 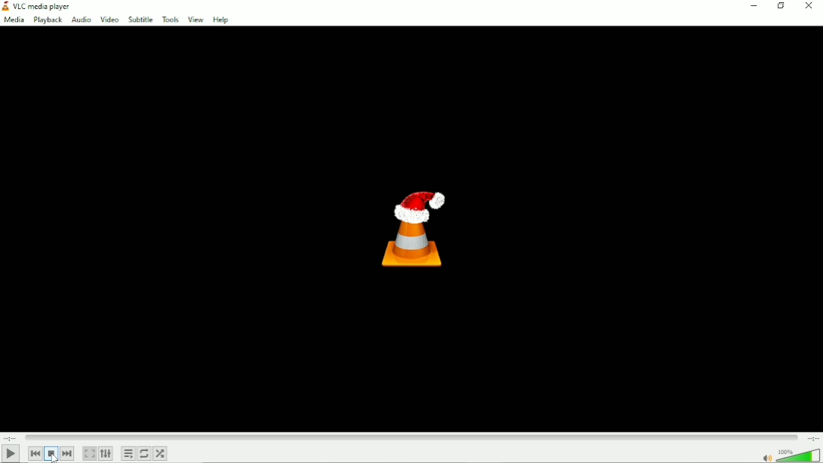 I want to click on Help, so click(x=222, y=20).